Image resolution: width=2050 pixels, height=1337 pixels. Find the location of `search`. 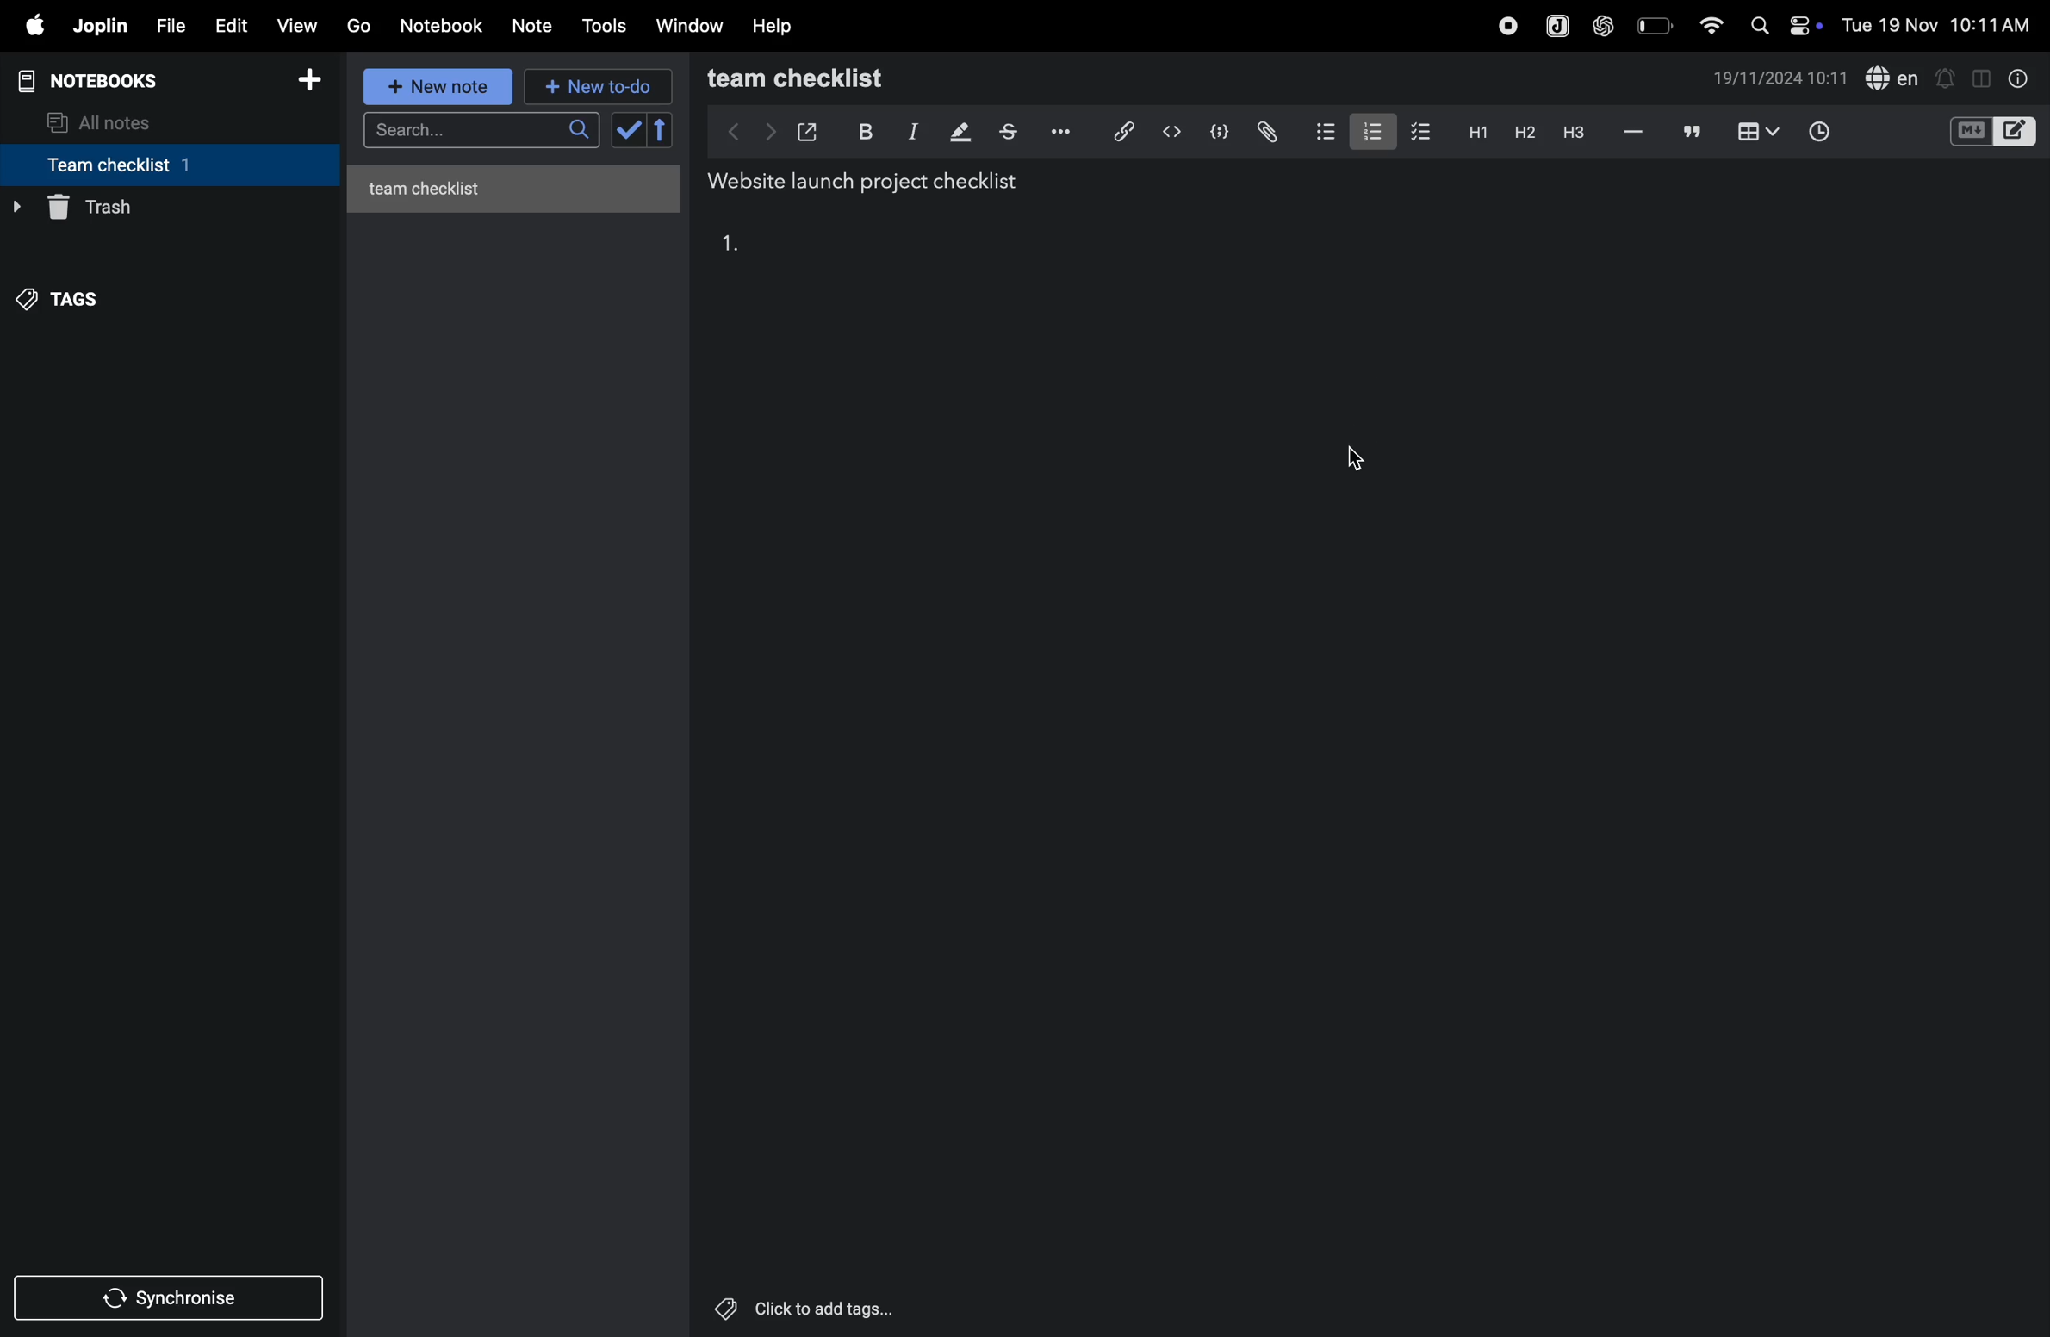

search is located at coordinates (1758, 25).